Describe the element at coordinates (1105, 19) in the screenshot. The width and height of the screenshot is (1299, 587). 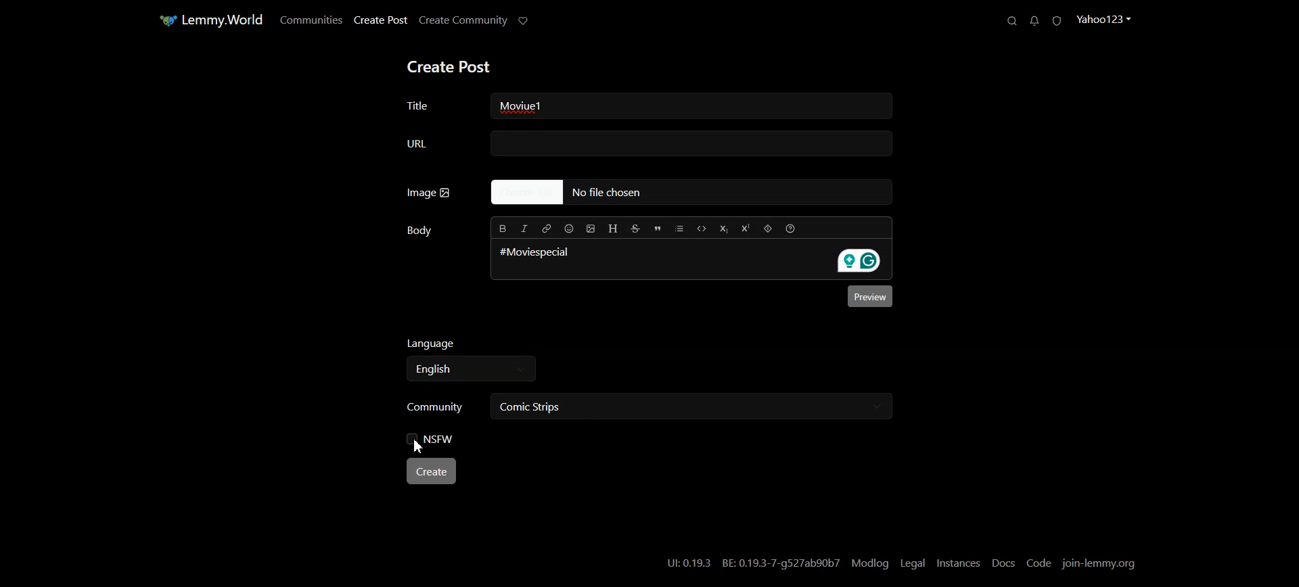
I see `Profile` at that location.